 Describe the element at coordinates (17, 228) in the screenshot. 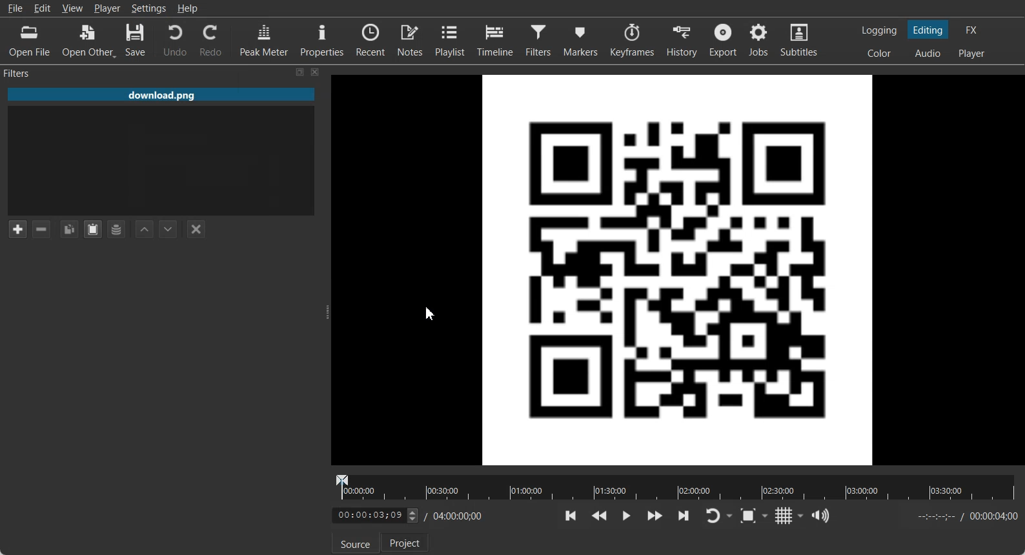

I see `Add Filter` at that location.